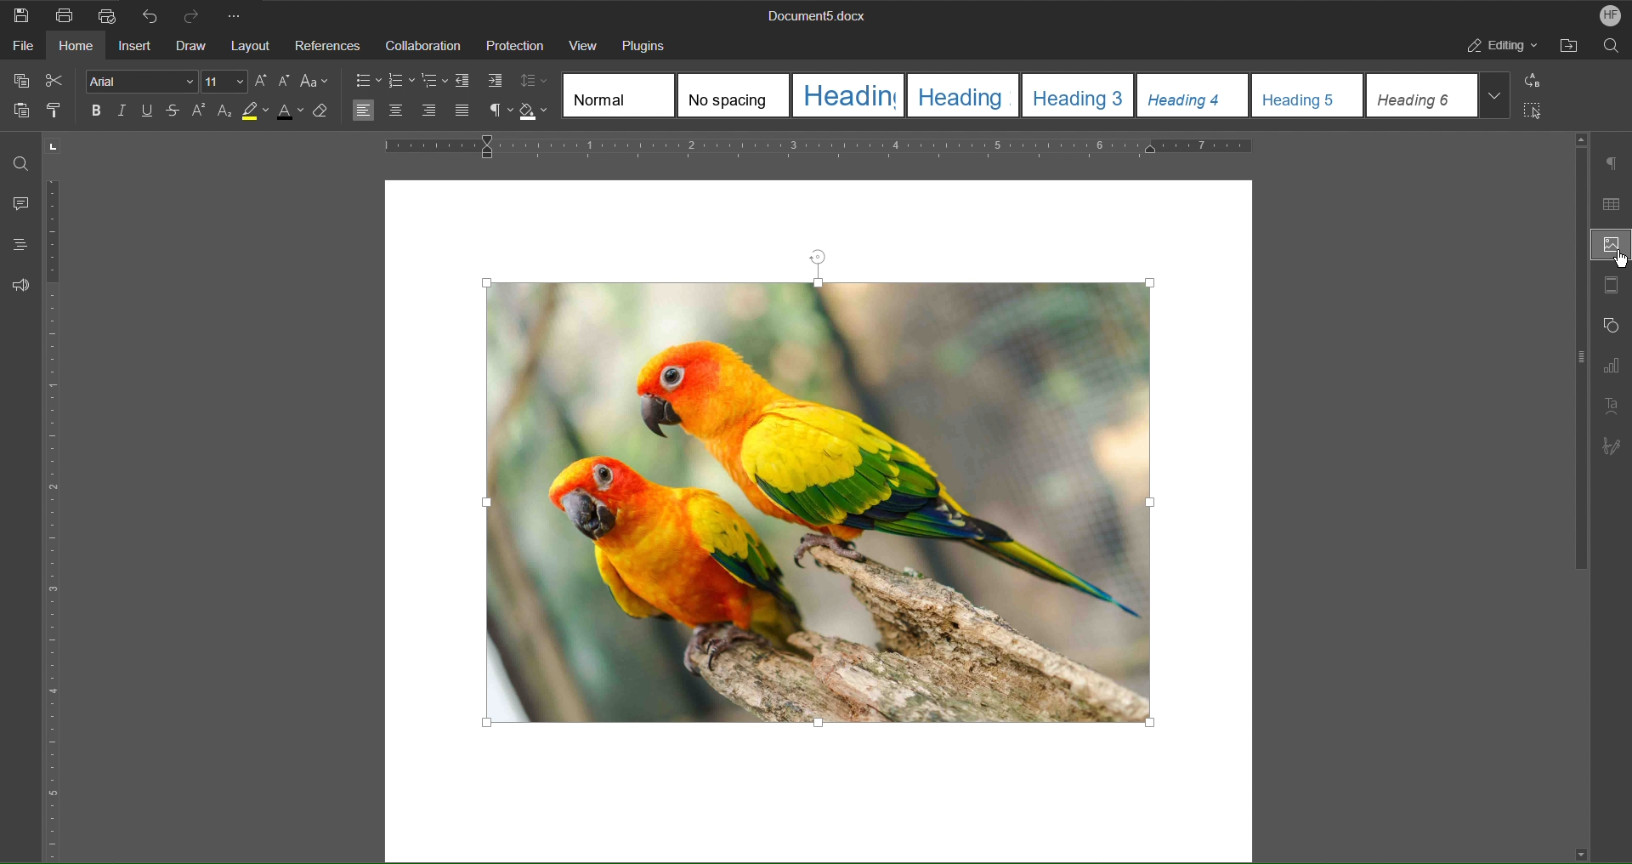  I want to click on Strikethrough, so click(173, 113).